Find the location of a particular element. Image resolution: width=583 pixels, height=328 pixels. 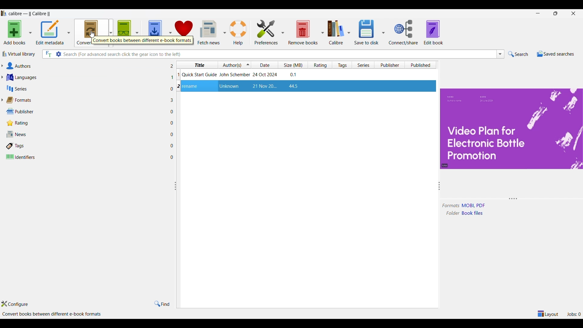

Languages  is located at coordinates (86, 77).